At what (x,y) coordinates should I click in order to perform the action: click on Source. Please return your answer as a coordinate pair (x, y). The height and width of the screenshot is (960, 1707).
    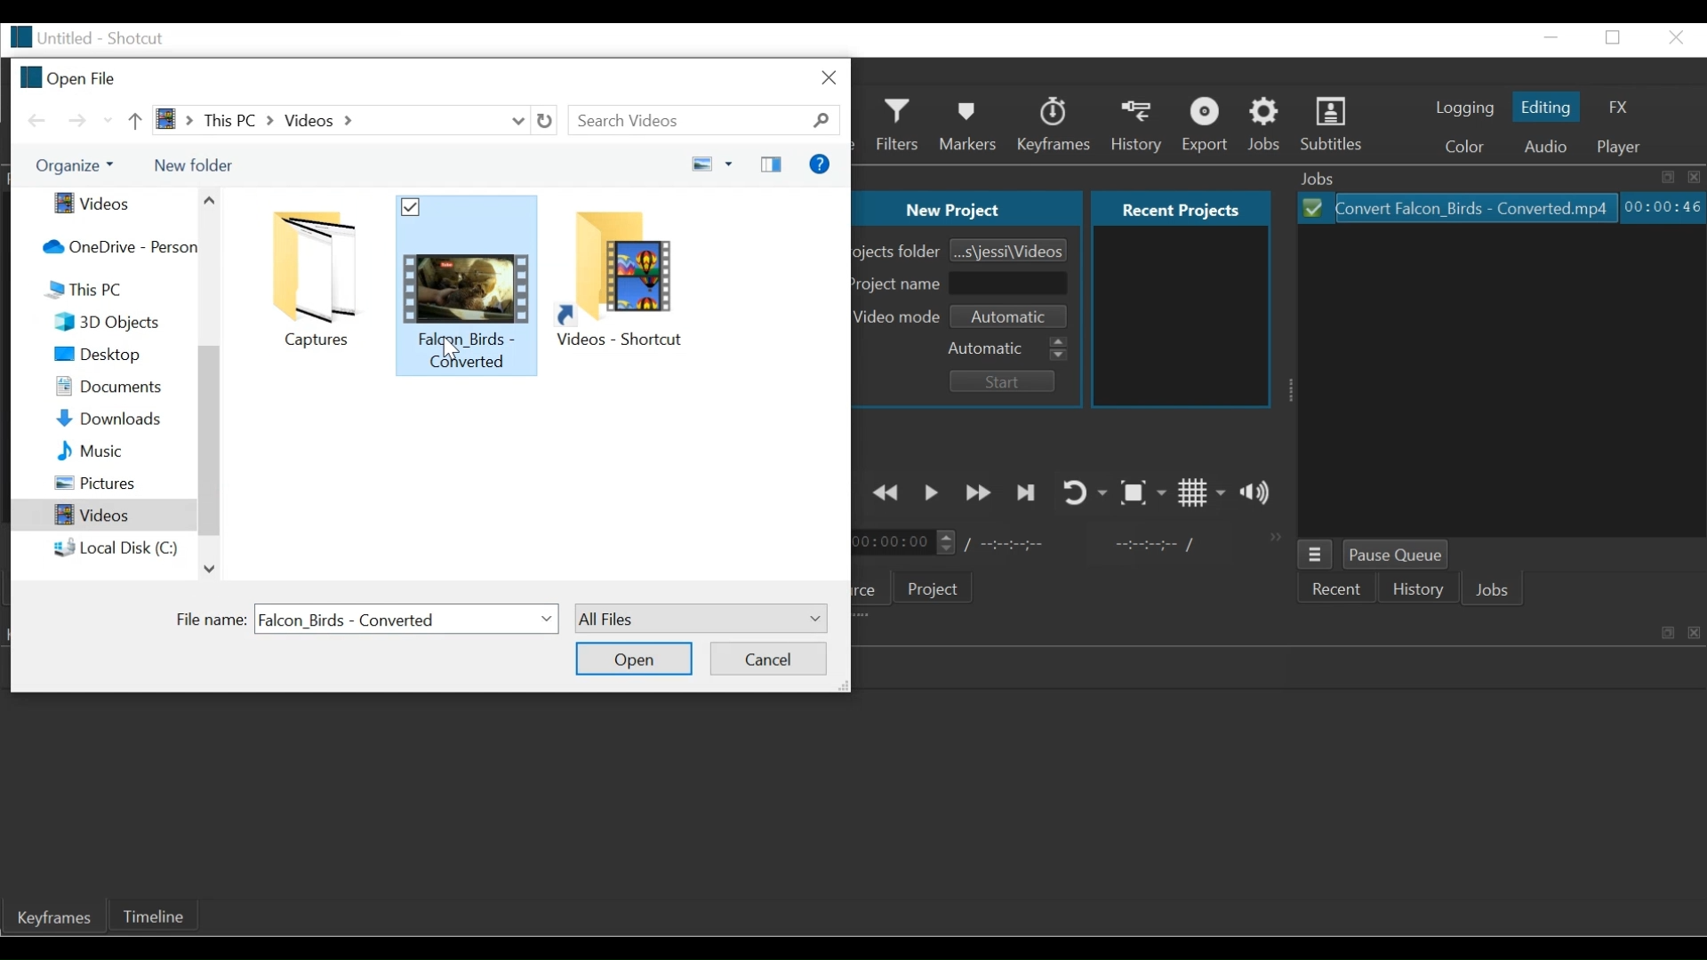
    Looking at the image, I should click on (878, 587).